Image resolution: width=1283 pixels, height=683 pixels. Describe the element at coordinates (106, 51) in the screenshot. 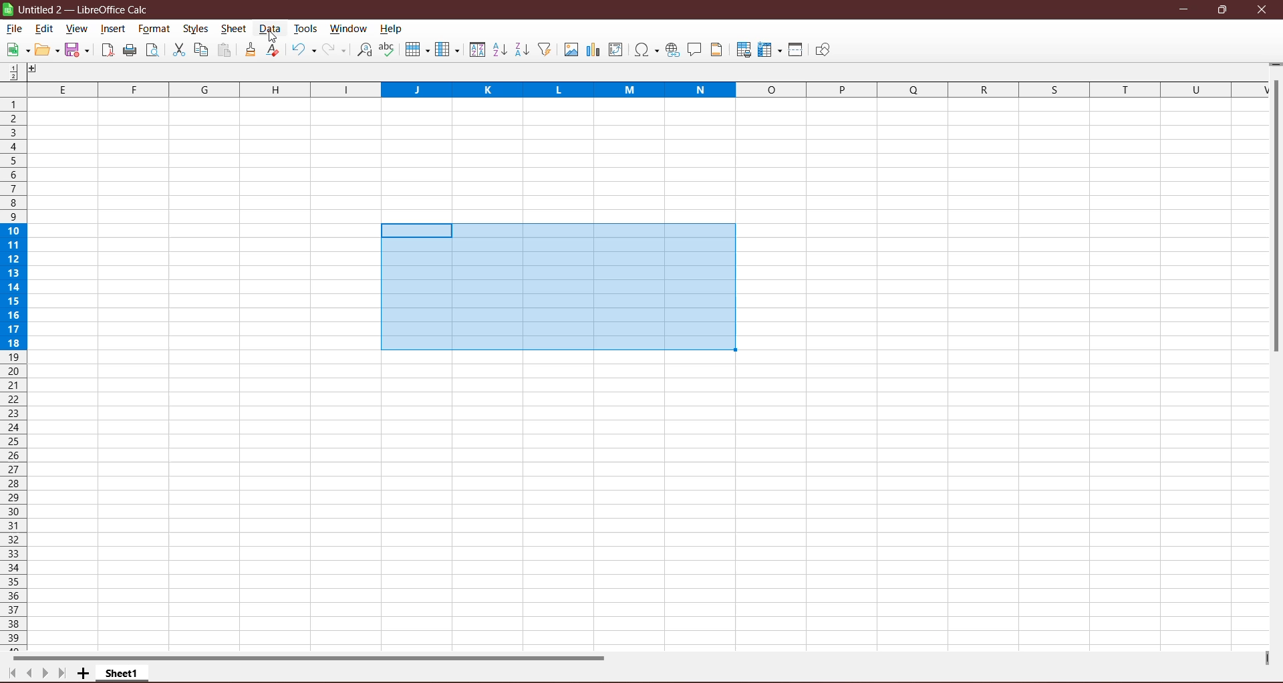

I see `Export directly as PDF` at that location.